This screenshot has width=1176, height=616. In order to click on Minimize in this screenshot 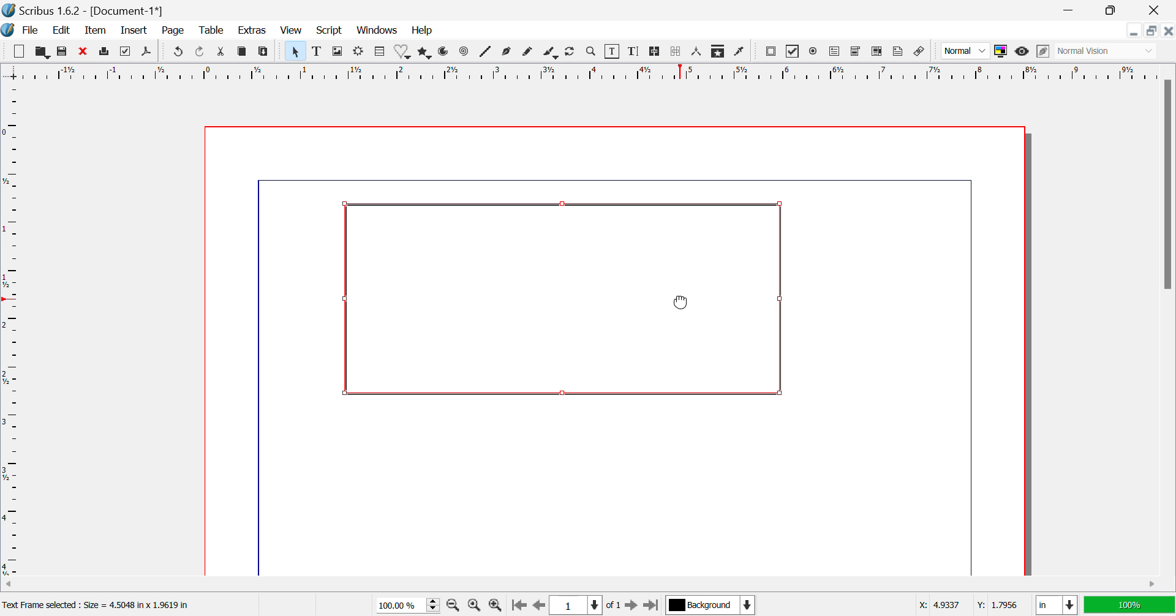, I will do `click(1111, 9)`.